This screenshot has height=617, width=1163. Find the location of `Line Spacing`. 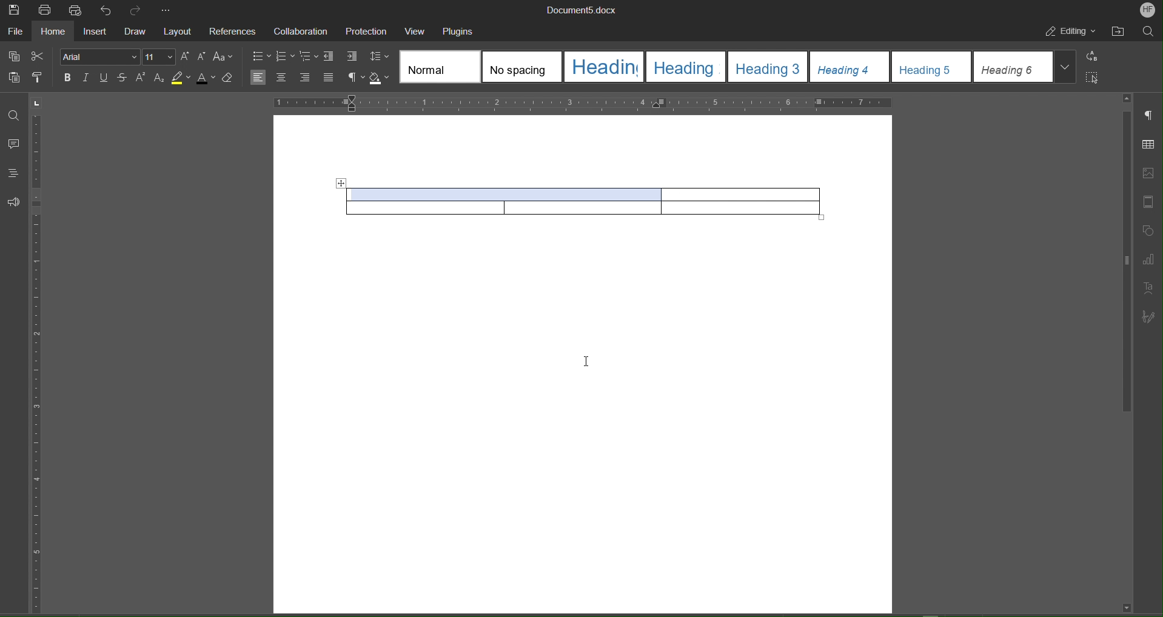

Line Spacing is located at coordinates (380, 57).